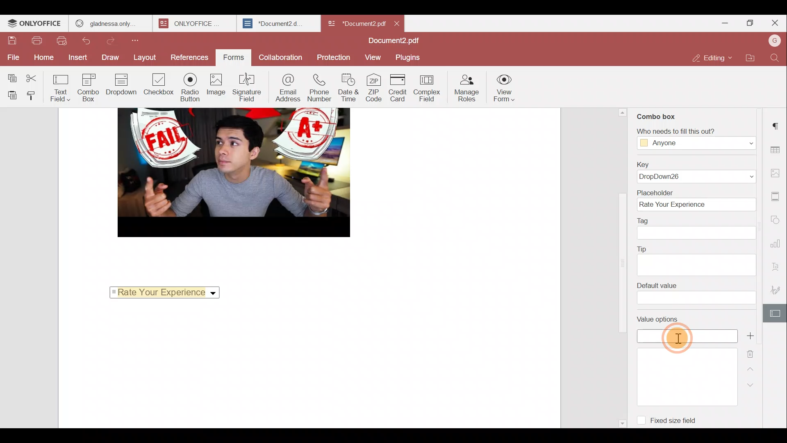 This screenshot has width=787, height=443. I want to click on Up, so click(751, 372).